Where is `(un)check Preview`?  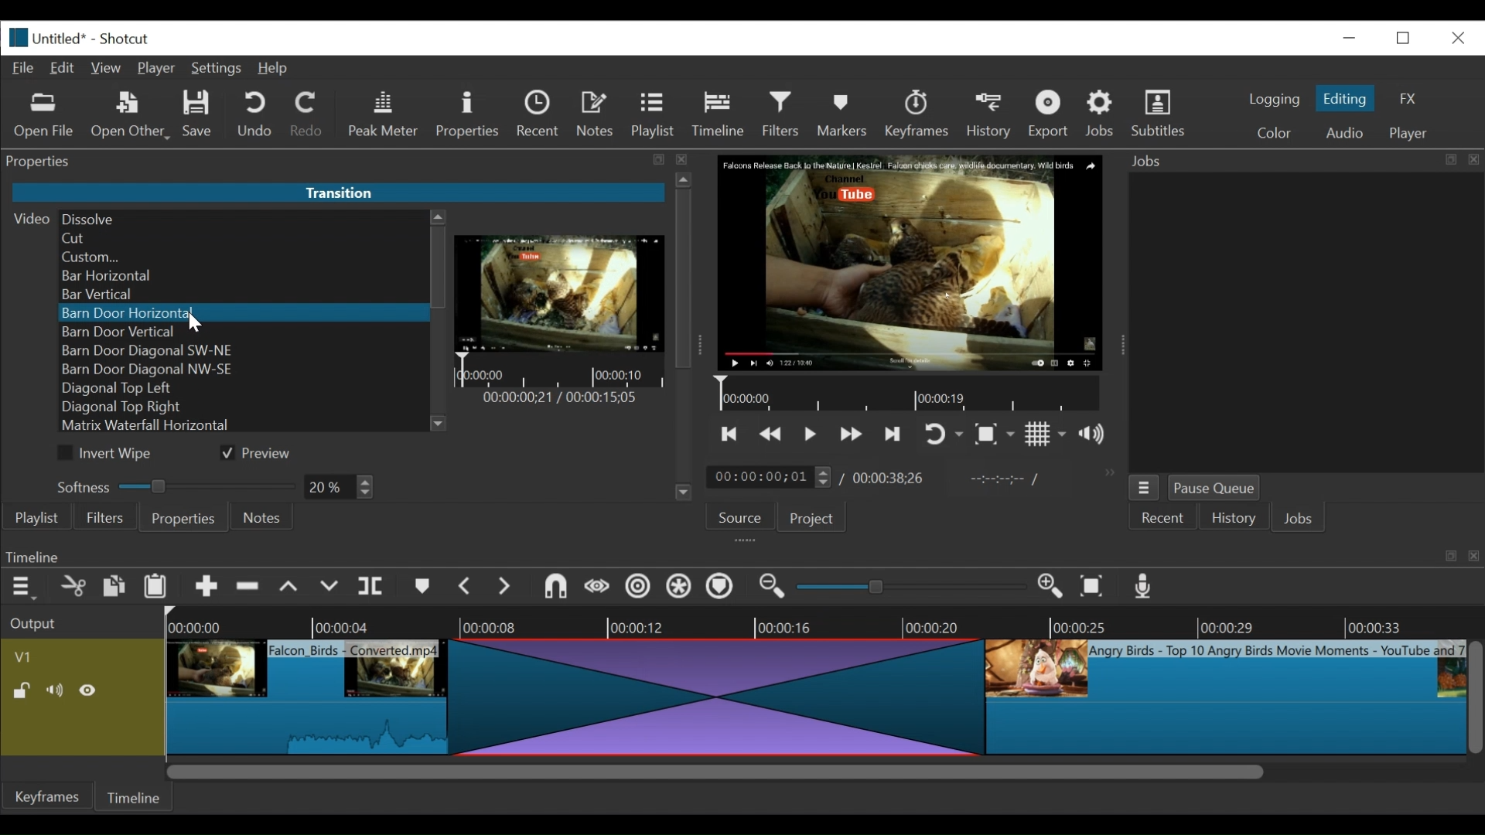 (un)check Preview is located at coordinates (263, 454).